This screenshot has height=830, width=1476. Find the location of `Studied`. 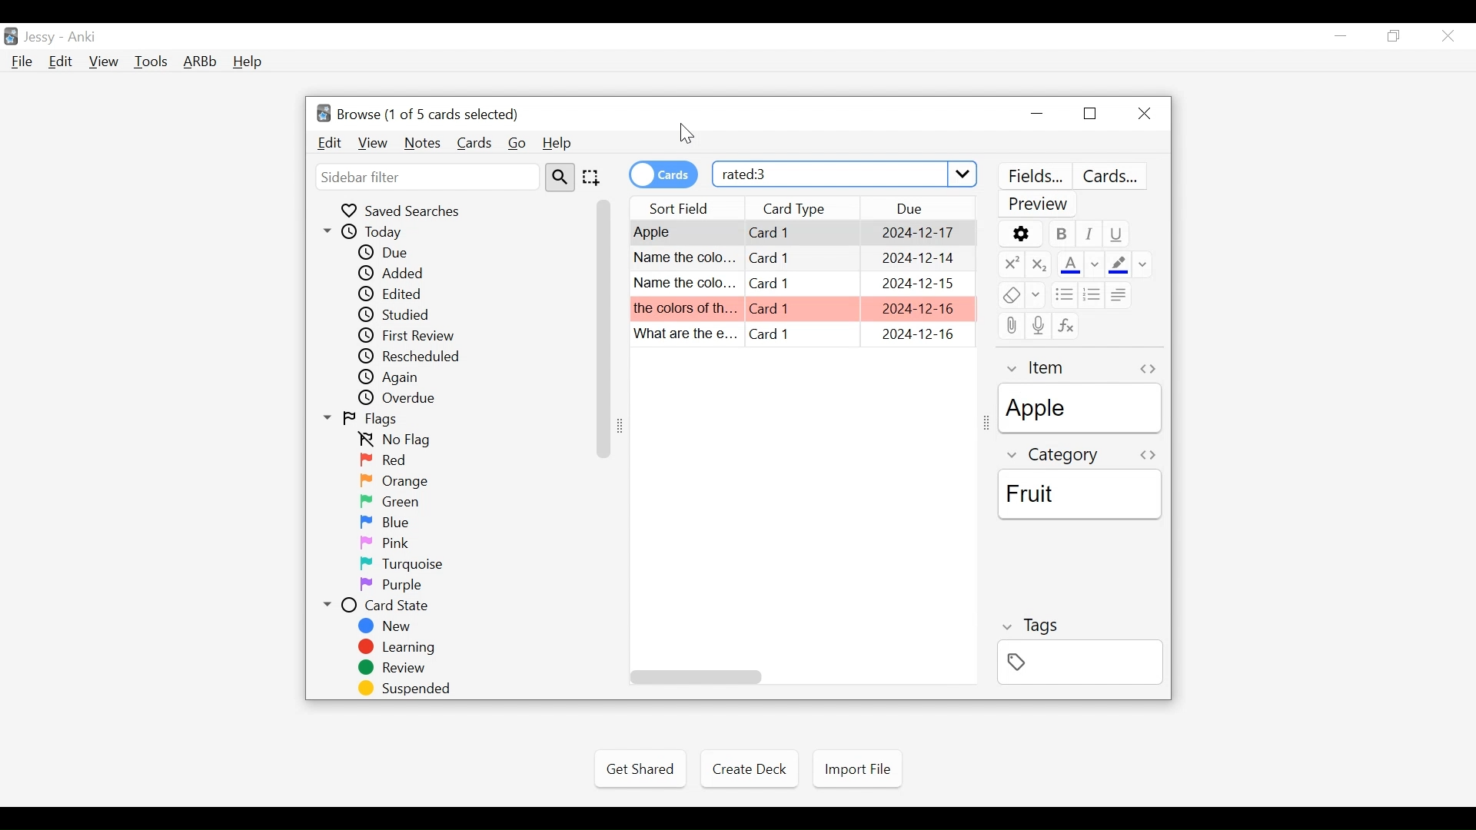

Studied is located at coordinates (404, 314).